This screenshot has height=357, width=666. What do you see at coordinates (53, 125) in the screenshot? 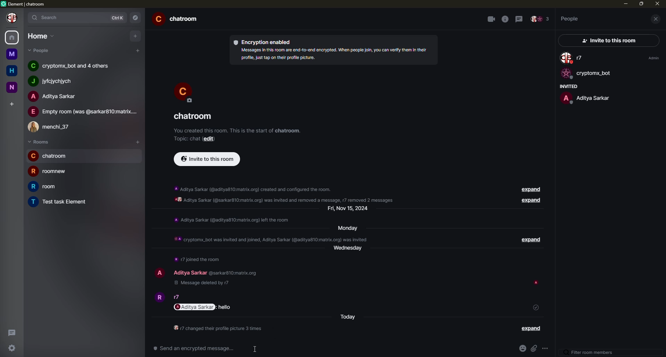
I see `people` at bounding box center [53, 125].